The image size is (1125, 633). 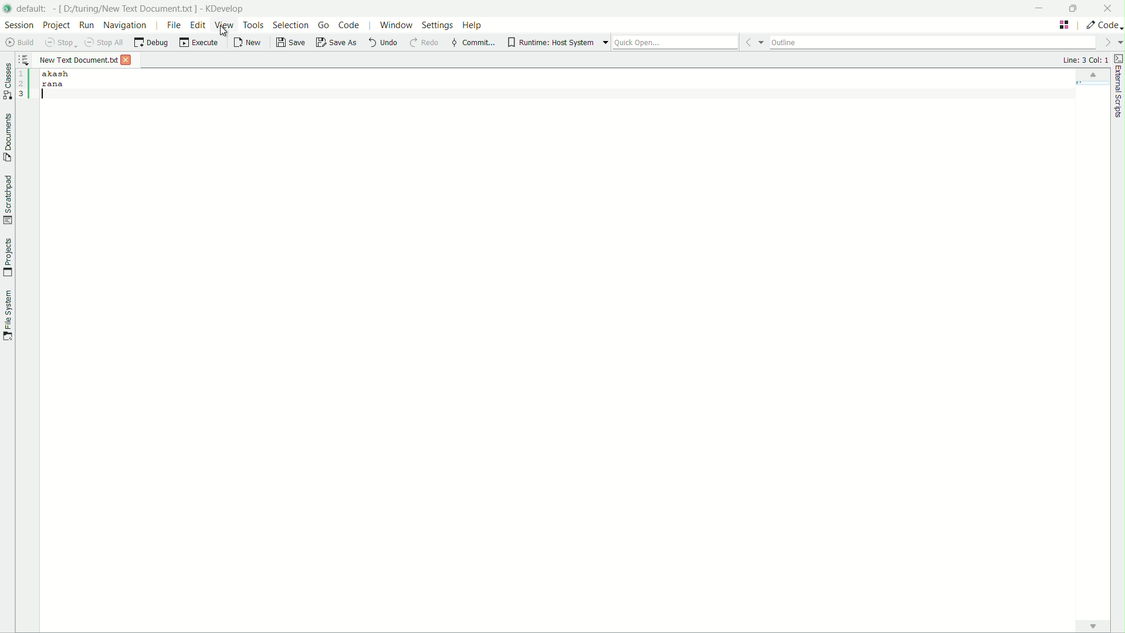 What do you see at coordinates (223, 24) in the screenshot?
I see `view menu` at bounding box center [223, 24].